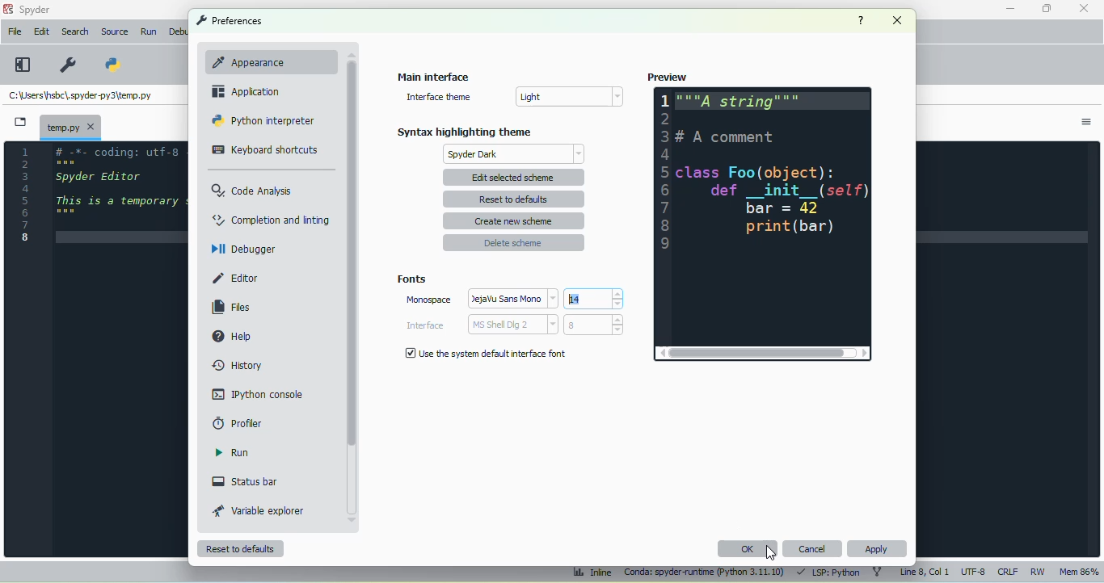  I want to click on keyboard shortcuts, so click(265, 150).